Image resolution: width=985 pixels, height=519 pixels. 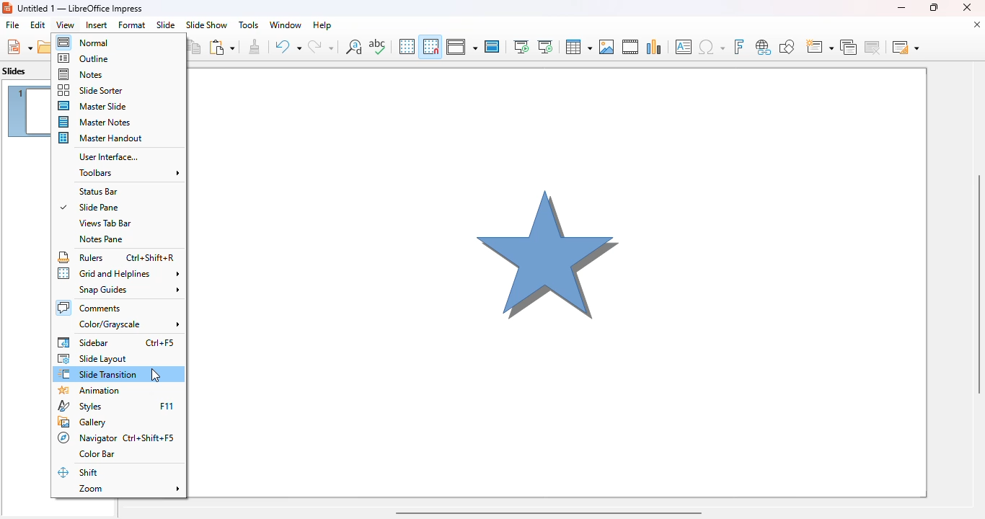 What do you see at coordinates (129, 489) in the screenshot?
I see `zoom` at bounding box center [129, 489].